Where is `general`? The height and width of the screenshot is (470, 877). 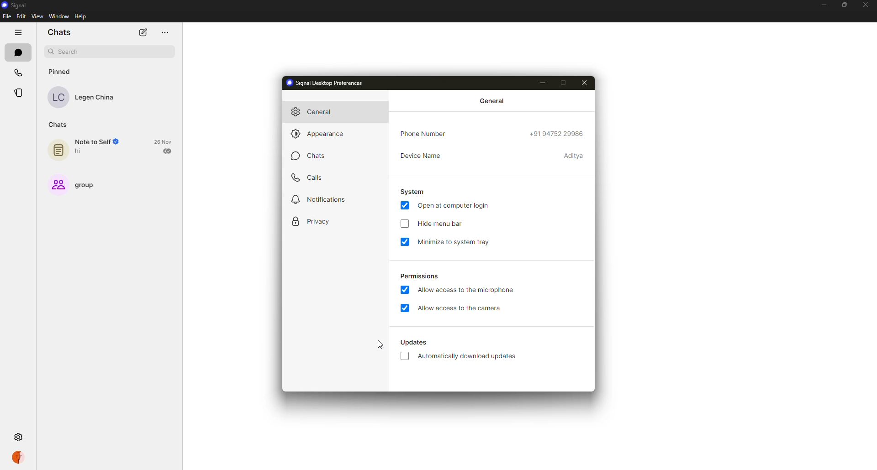
general is located at coordinates (317, 113).